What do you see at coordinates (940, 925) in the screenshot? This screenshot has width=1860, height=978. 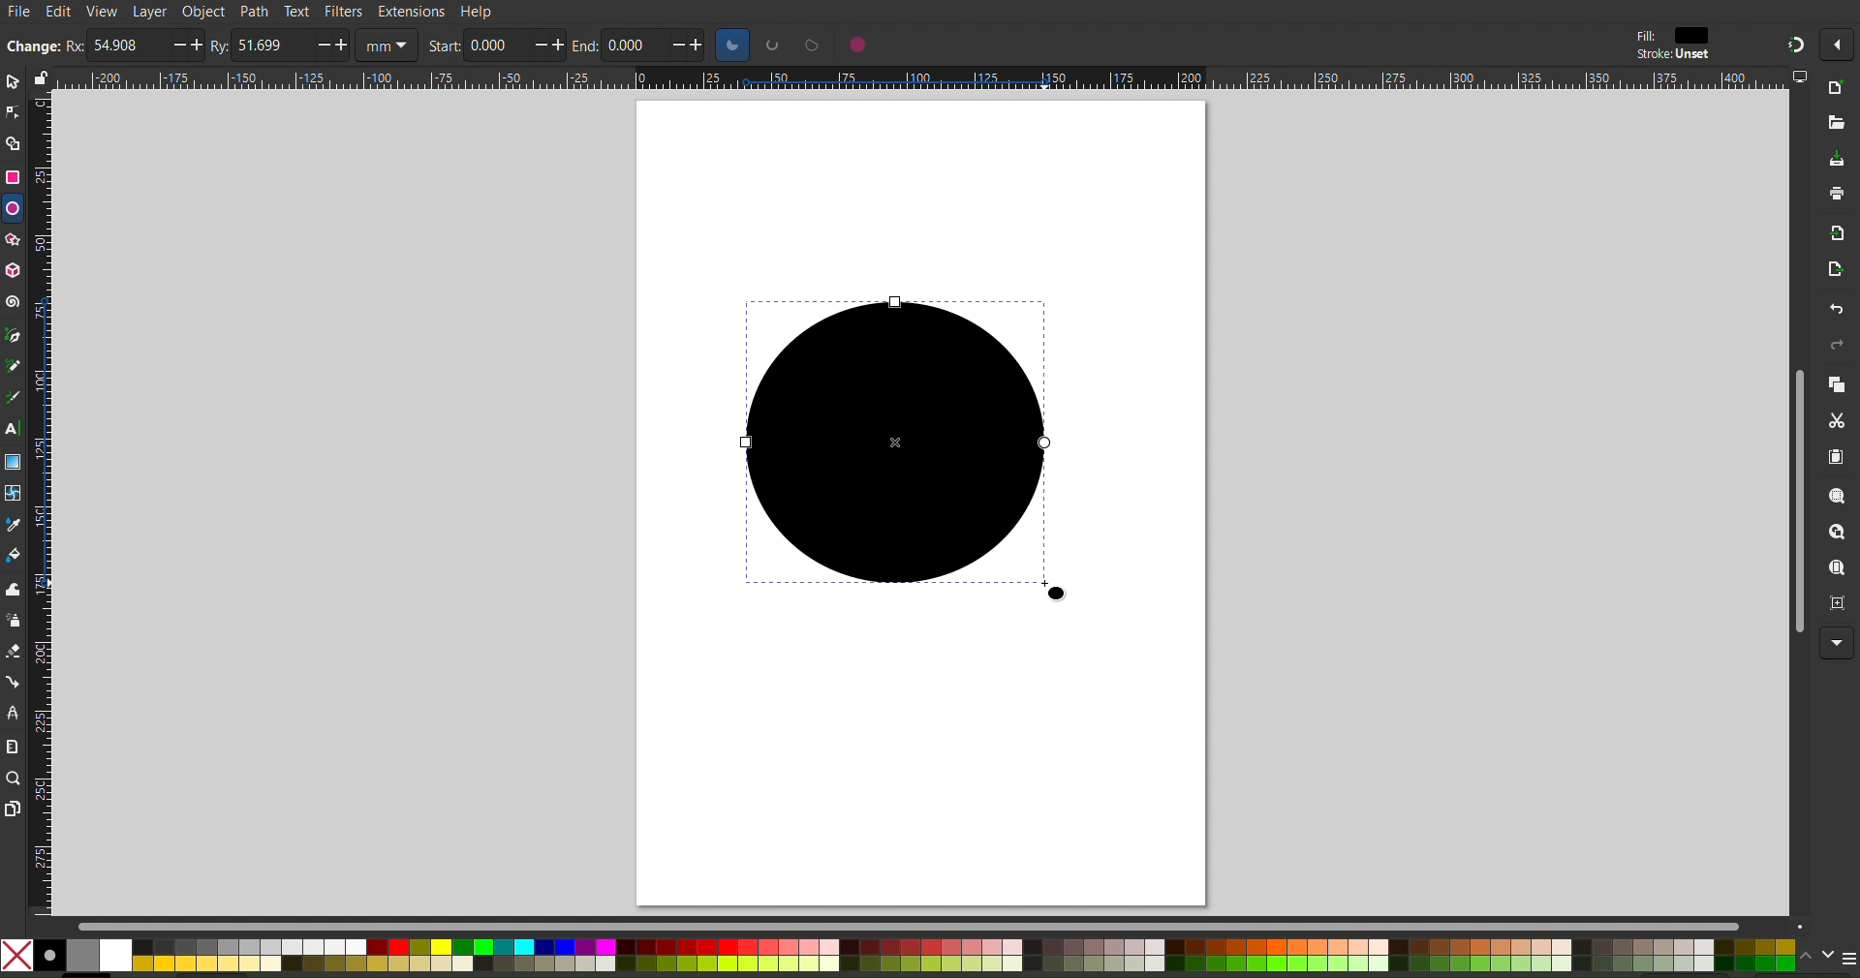 I see `Scrollbar` at bounding box center [940, 925].